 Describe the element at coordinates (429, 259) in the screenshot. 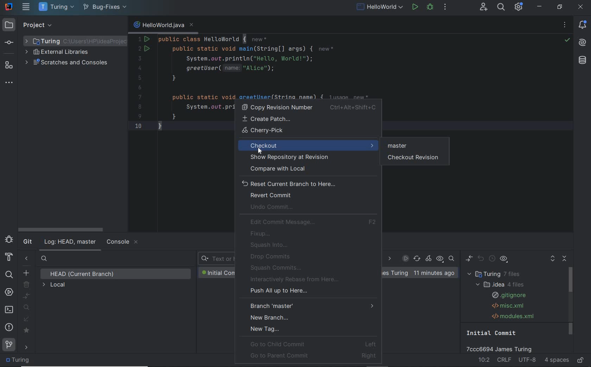

I see `cherry-pick` at that location.